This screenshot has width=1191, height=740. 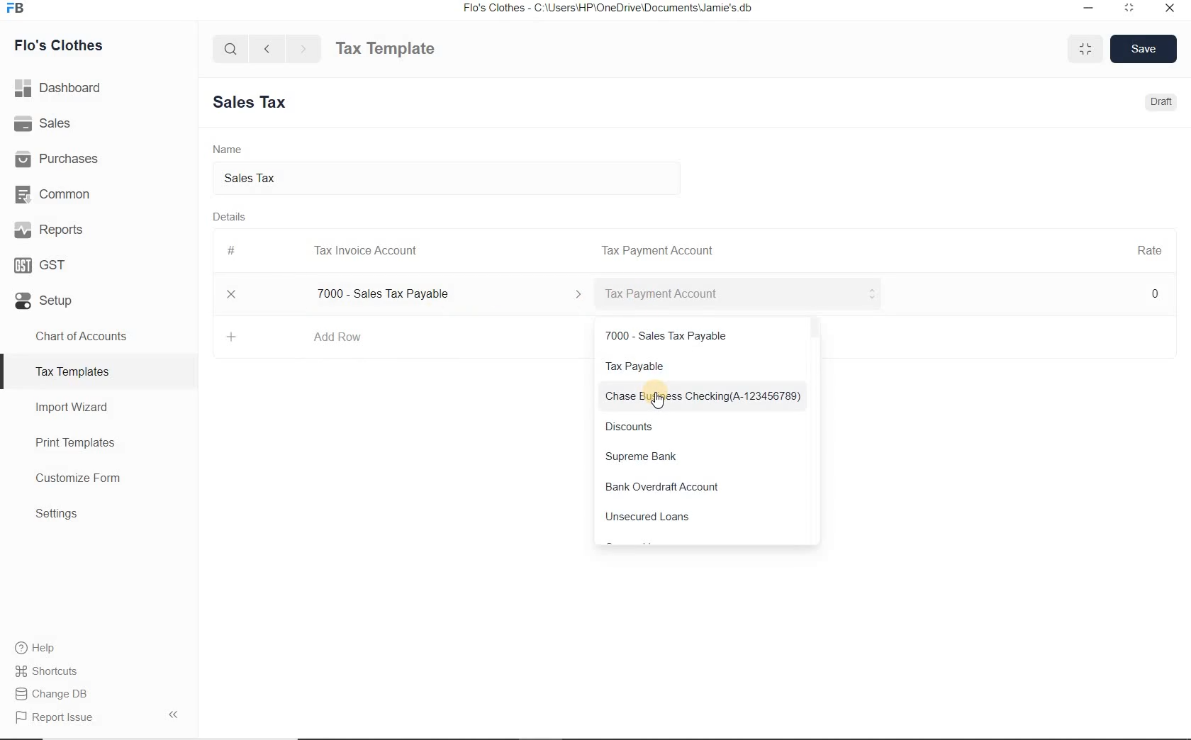 What do you see at coordinates (1089, 9) in the screenshot?
I see `Minimize` at bounding box center [1089, 9].